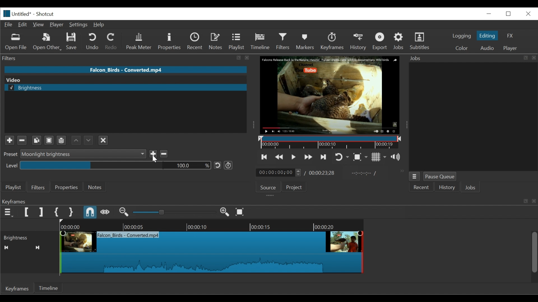 Image resolution: width=538 pixels, height=302 pixels. I want to click on Keyframe menu, so click(8, 212).